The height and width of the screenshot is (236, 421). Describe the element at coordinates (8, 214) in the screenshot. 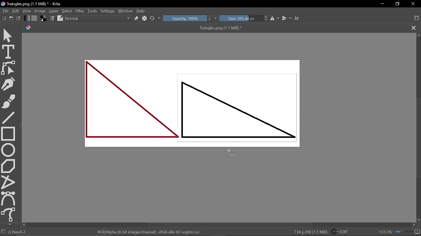

I see `Freehand path tool` at that location.